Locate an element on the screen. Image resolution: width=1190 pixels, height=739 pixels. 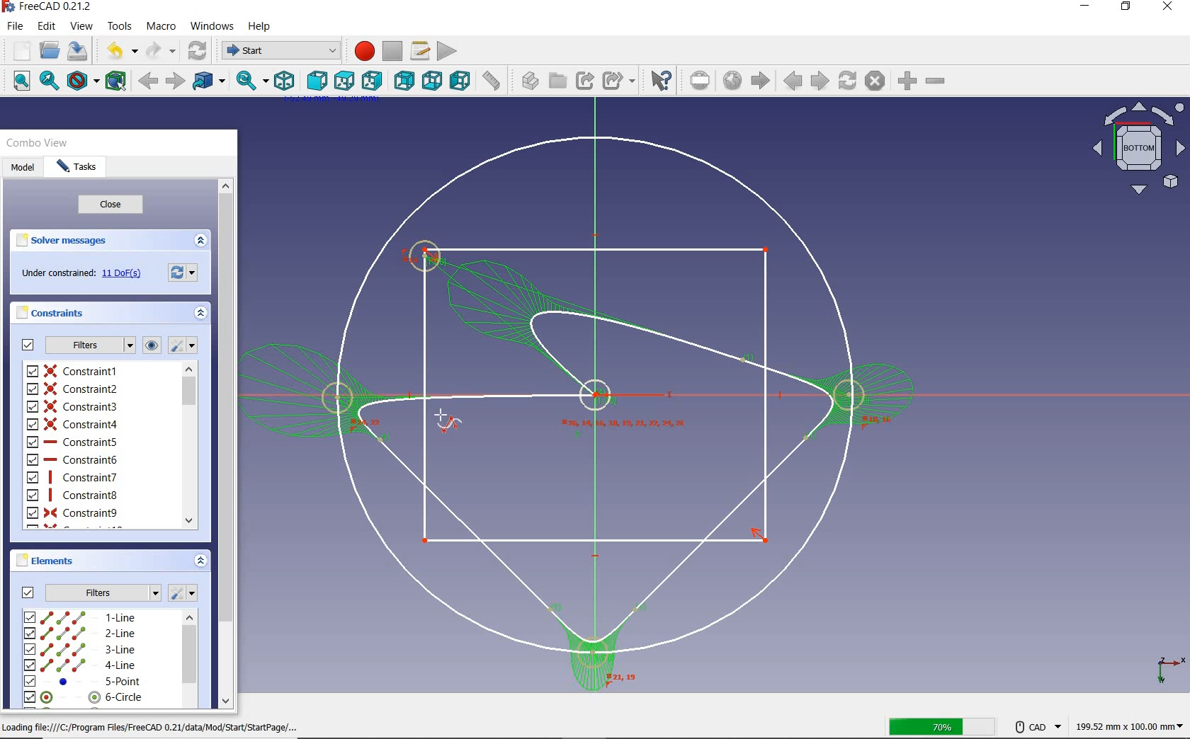
right is located at coordinates (373, 80).